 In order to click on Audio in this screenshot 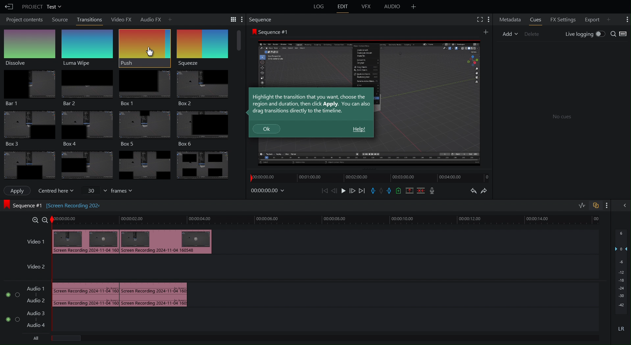, I will do `click(394, 7)`.